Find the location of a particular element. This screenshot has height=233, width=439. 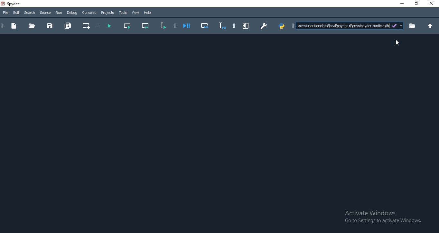

Source is located at coordinates (45, 13).